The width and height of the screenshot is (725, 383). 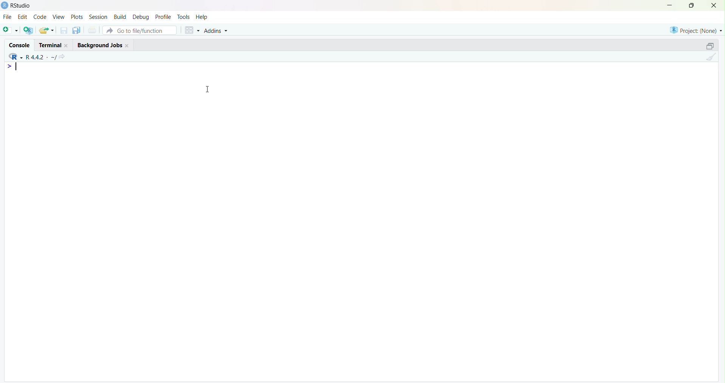 What do you see at coordinates (29, 29) in the screenshot?
I see `Create a project` at bounding box center [29, 29].